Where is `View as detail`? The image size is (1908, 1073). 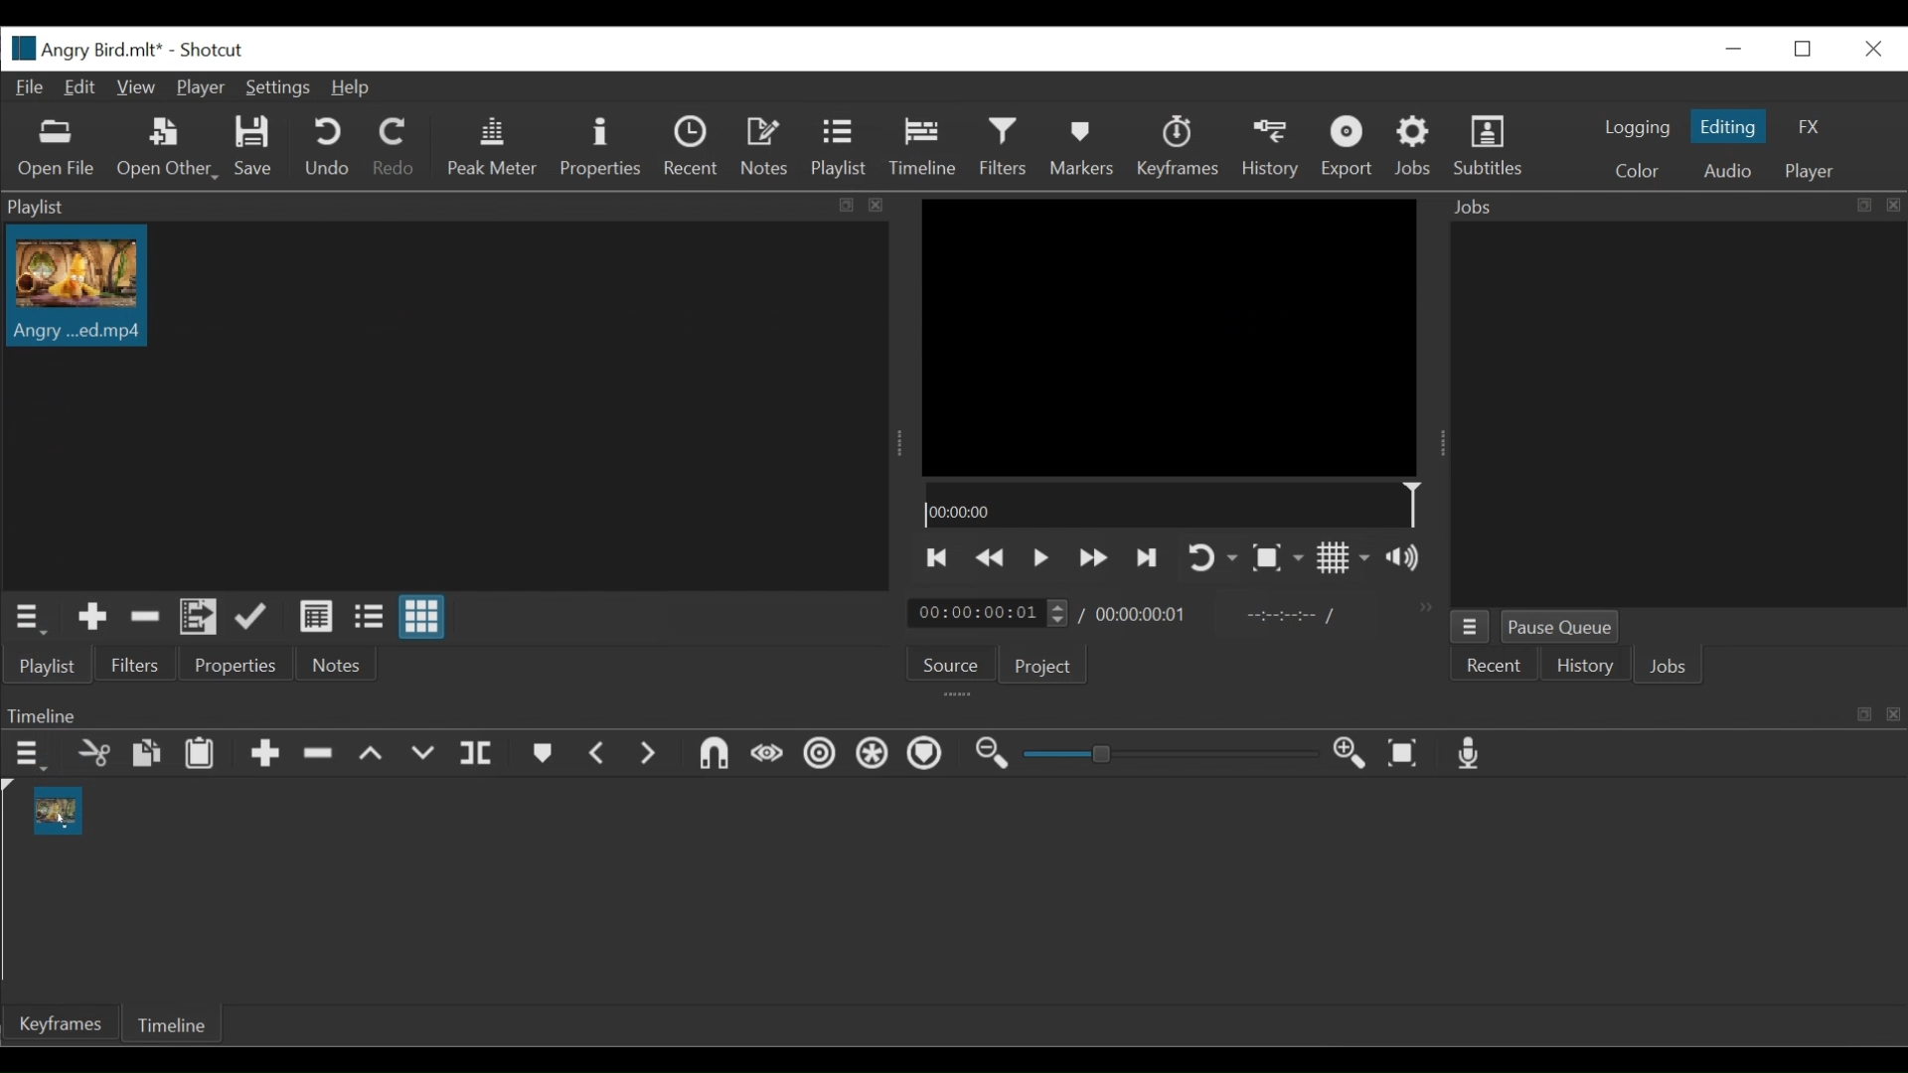 View as detail is located at coordinates (317, 618).